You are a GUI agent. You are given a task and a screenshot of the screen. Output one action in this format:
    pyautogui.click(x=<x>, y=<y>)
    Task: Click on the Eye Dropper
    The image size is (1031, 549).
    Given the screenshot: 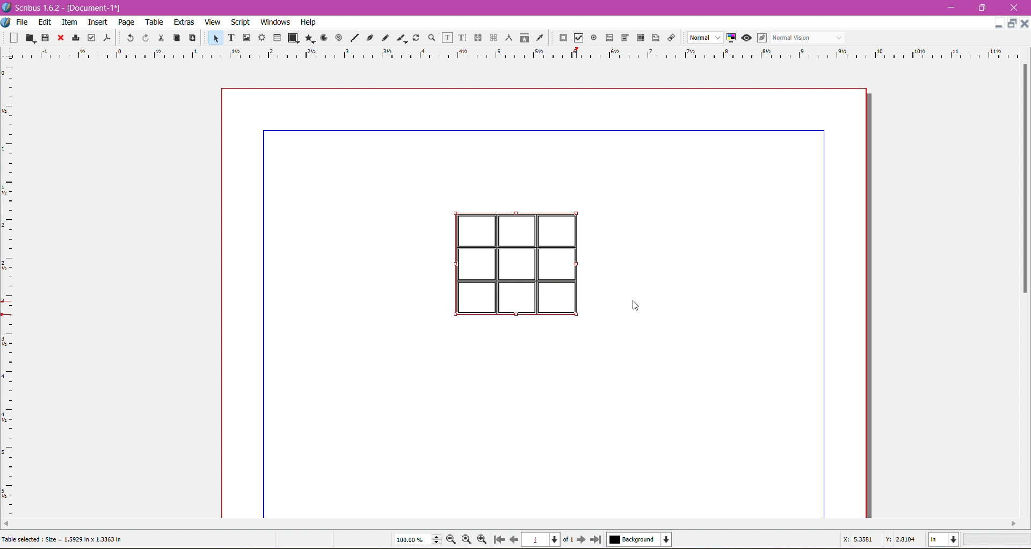 What is the action you would take?
    pyautogui.click(x=539, y=38)
    